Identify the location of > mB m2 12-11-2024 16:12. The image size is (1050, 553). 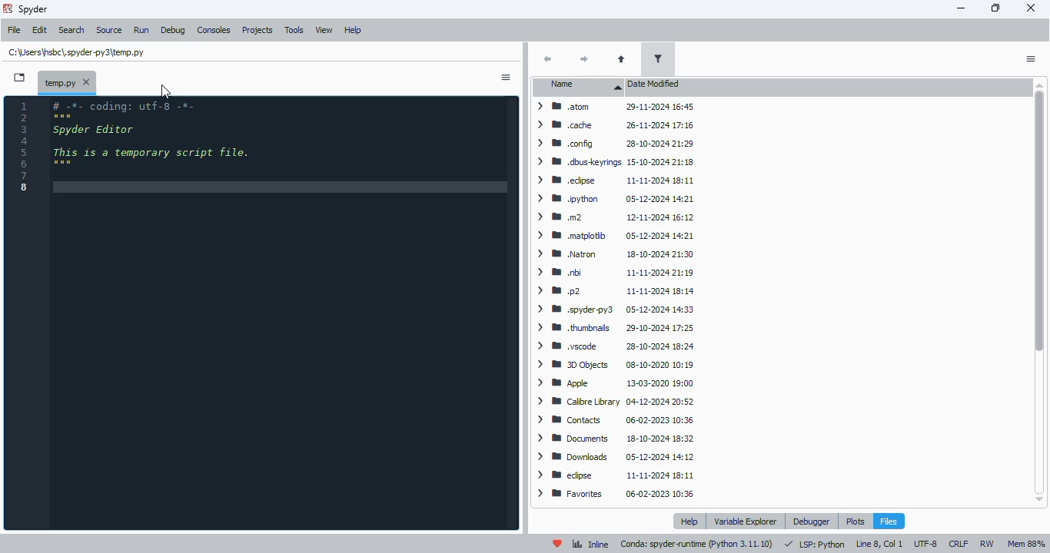
(612, 218).